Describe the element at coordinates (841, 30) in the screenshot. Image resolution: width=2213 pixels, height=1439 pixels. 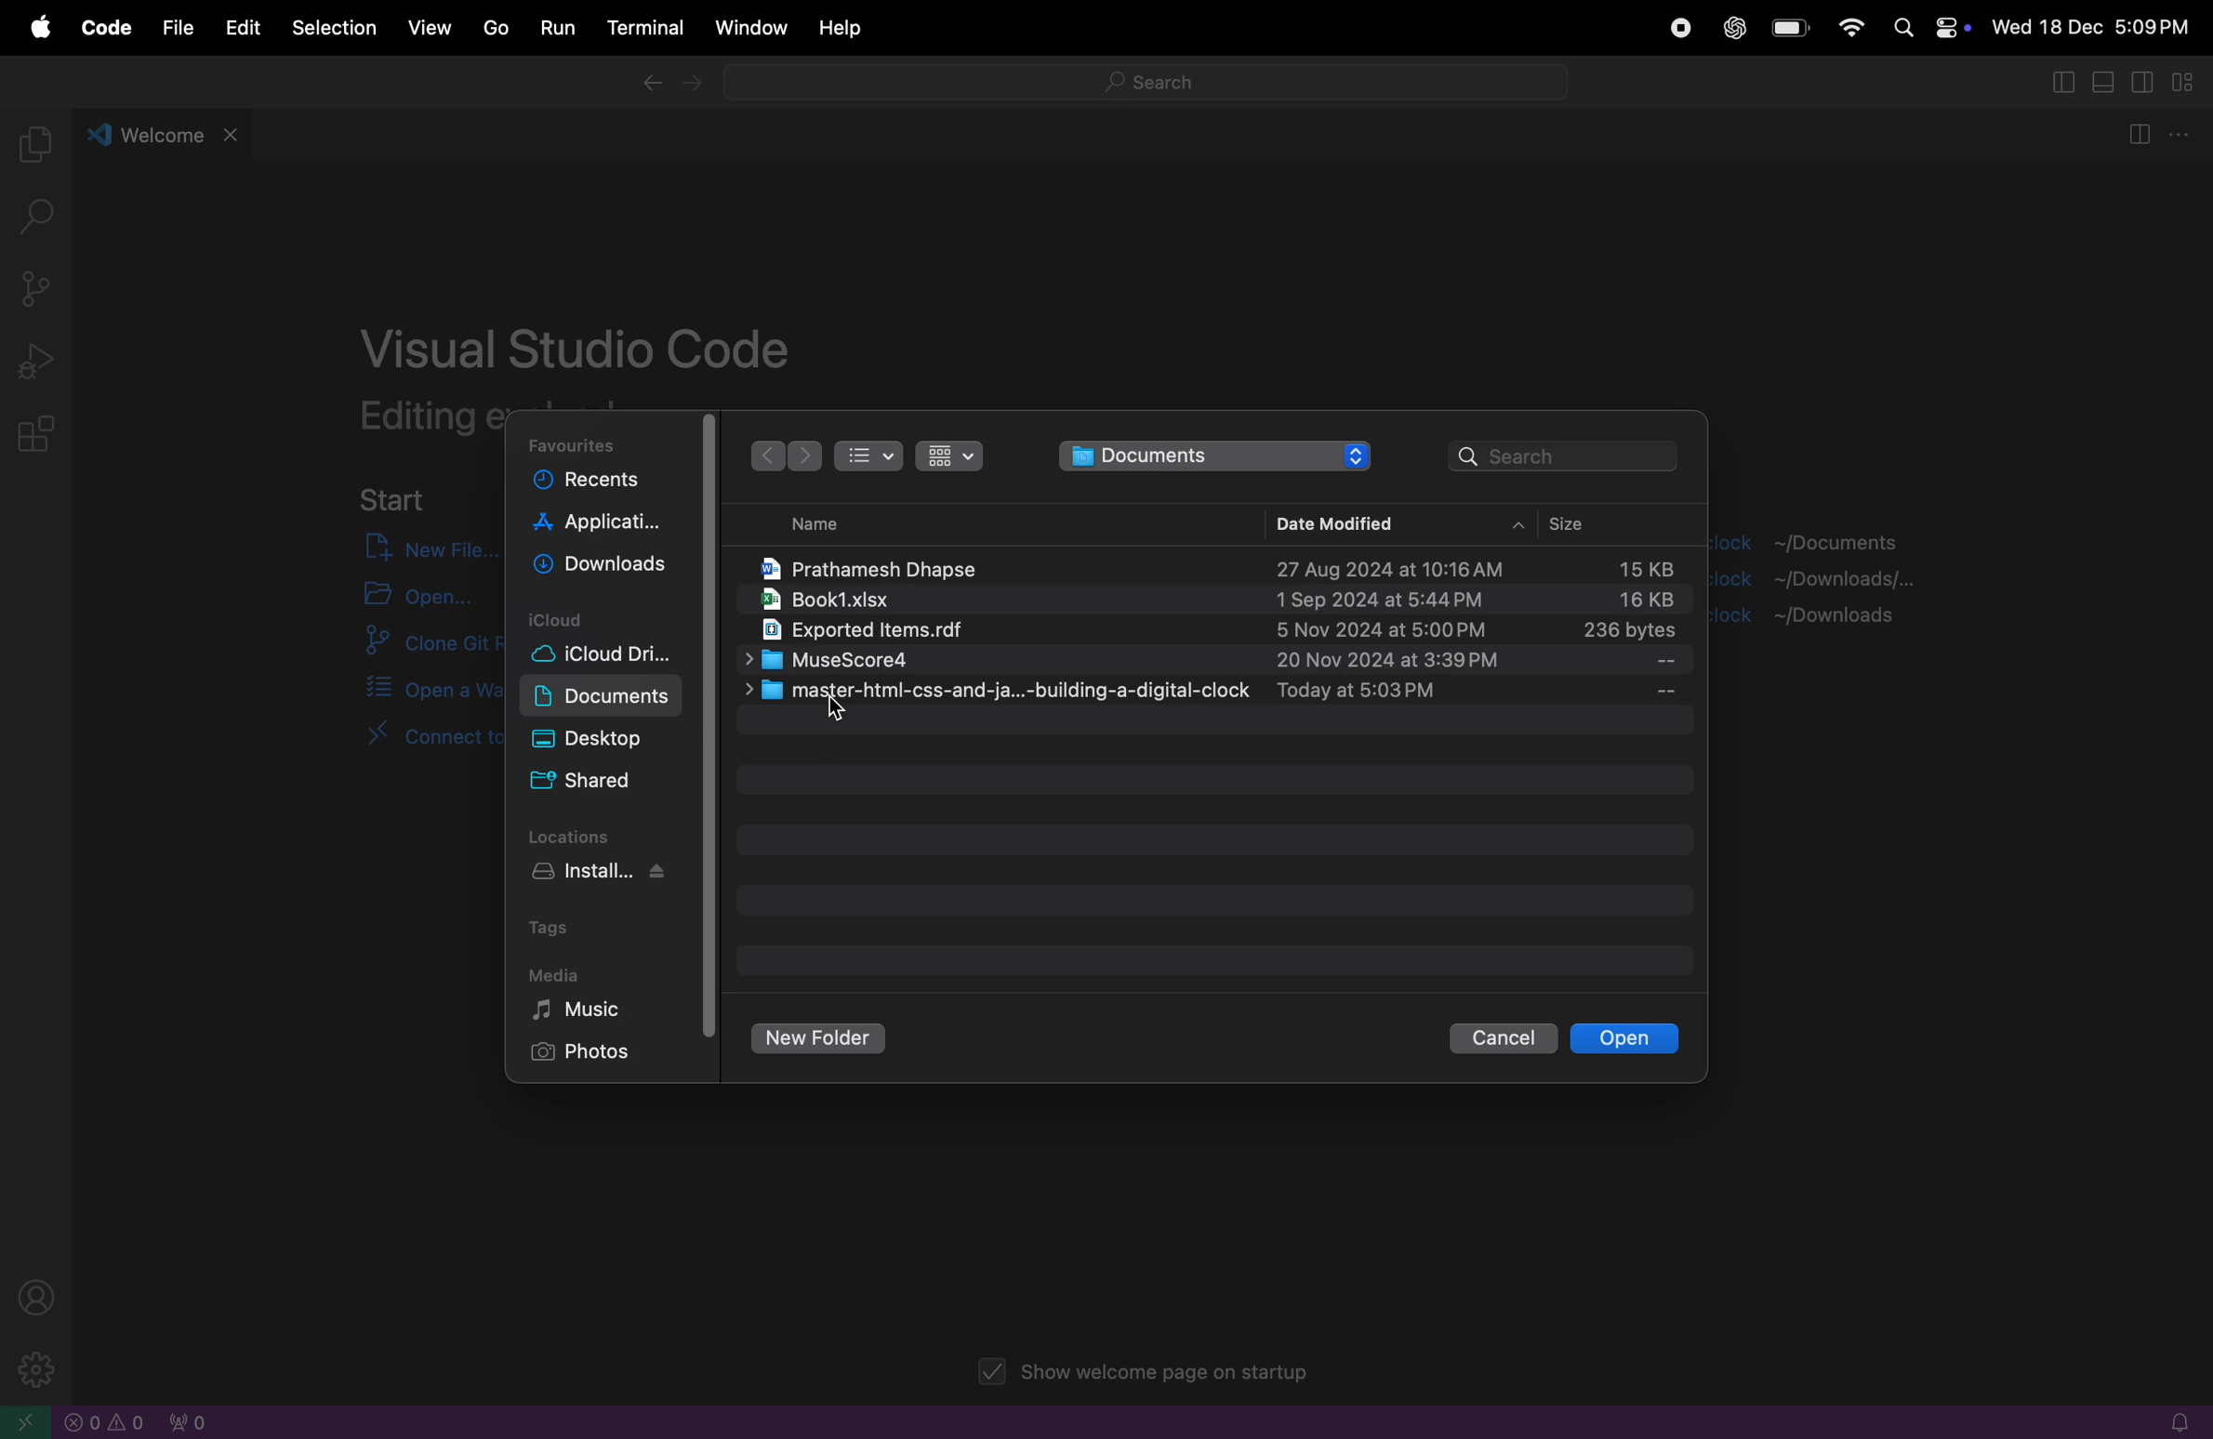
I see `help` at that location.